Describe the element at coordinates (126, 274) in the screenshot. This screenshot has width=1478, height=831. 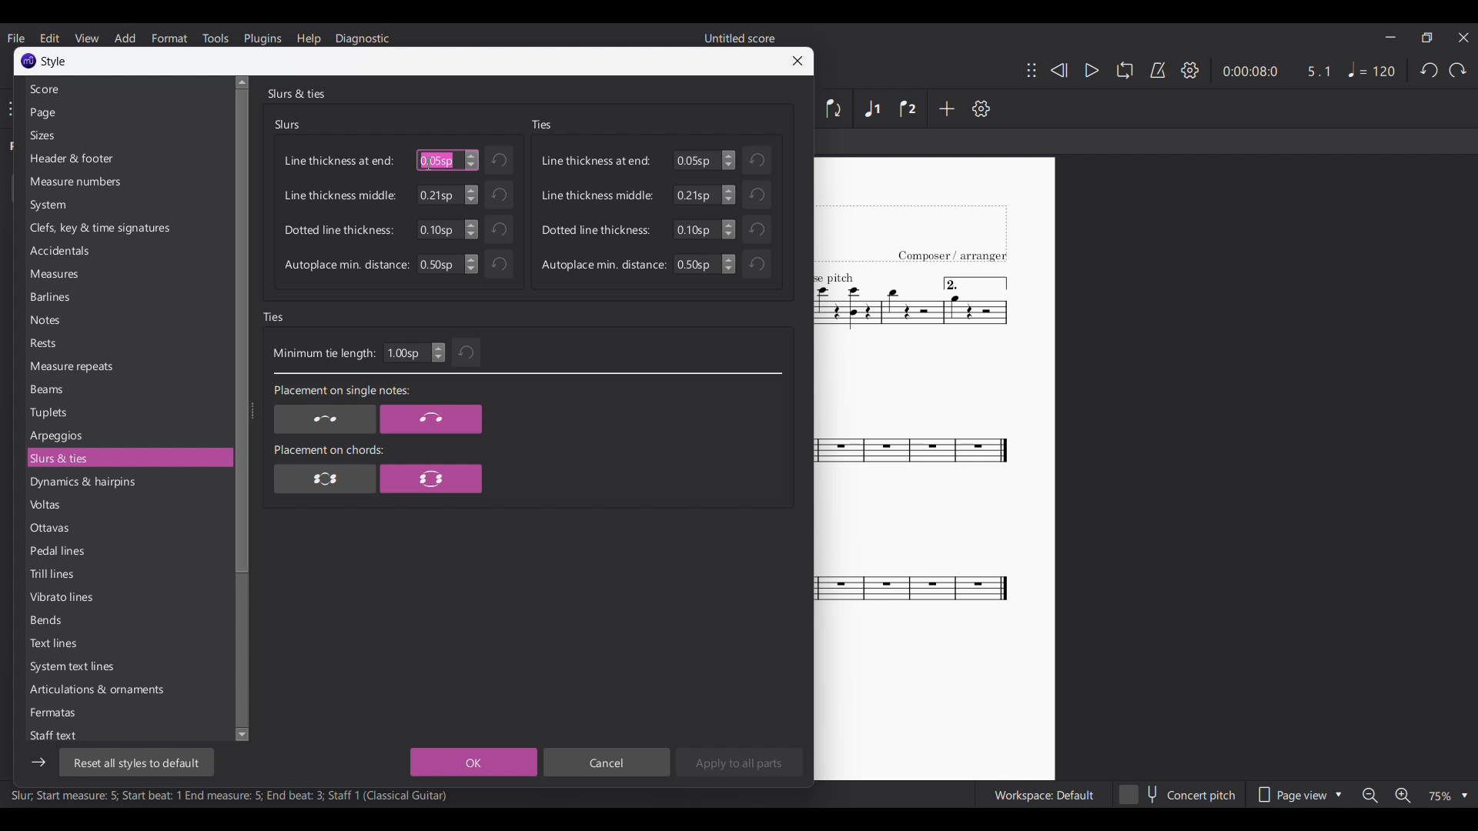
I see `Measures` at that location.